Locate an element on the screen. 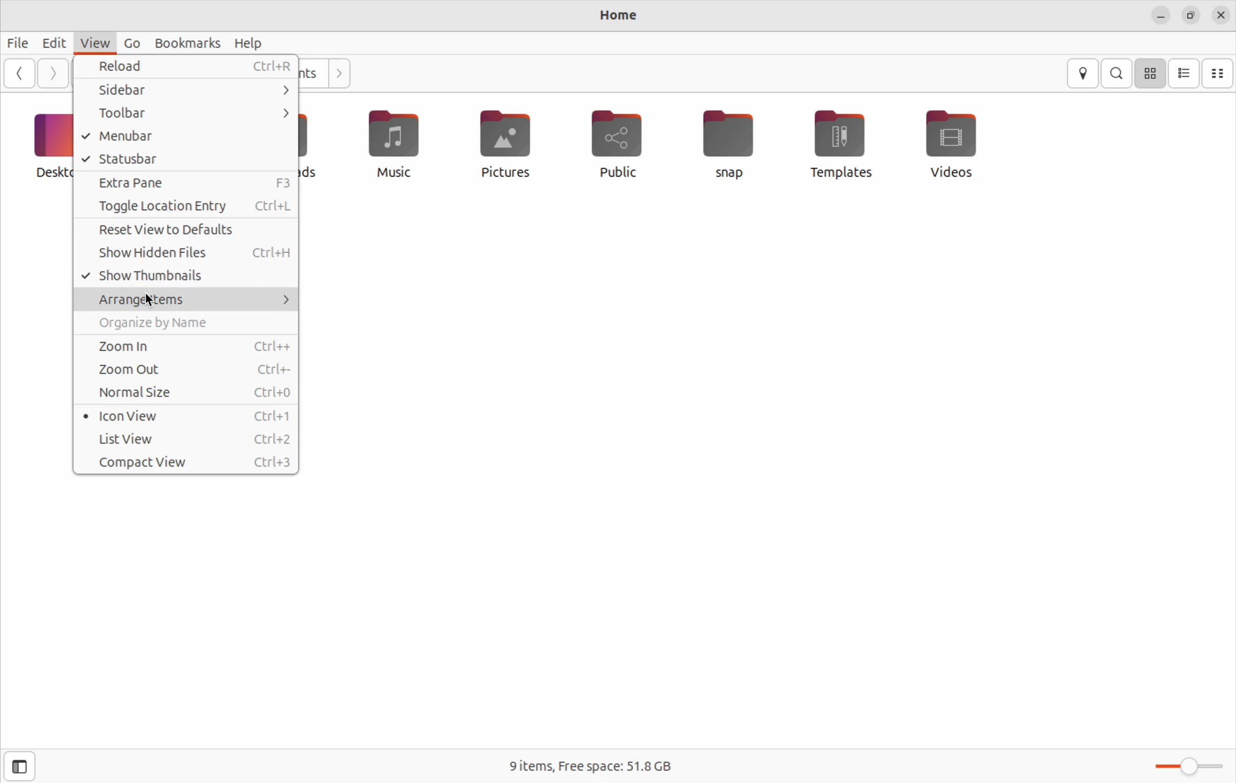 This screenshot has height=783, width=1236. videos is located at coordinates (959, 143).